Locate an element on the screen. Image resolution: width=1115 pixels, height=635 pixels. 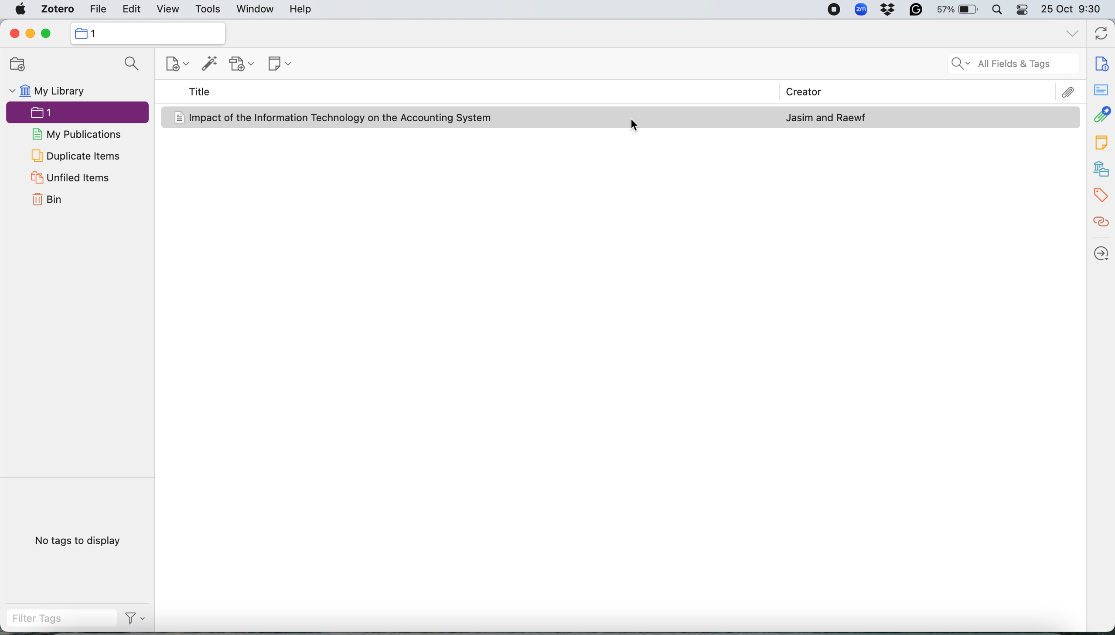
help is located at coordinates (303, 9).